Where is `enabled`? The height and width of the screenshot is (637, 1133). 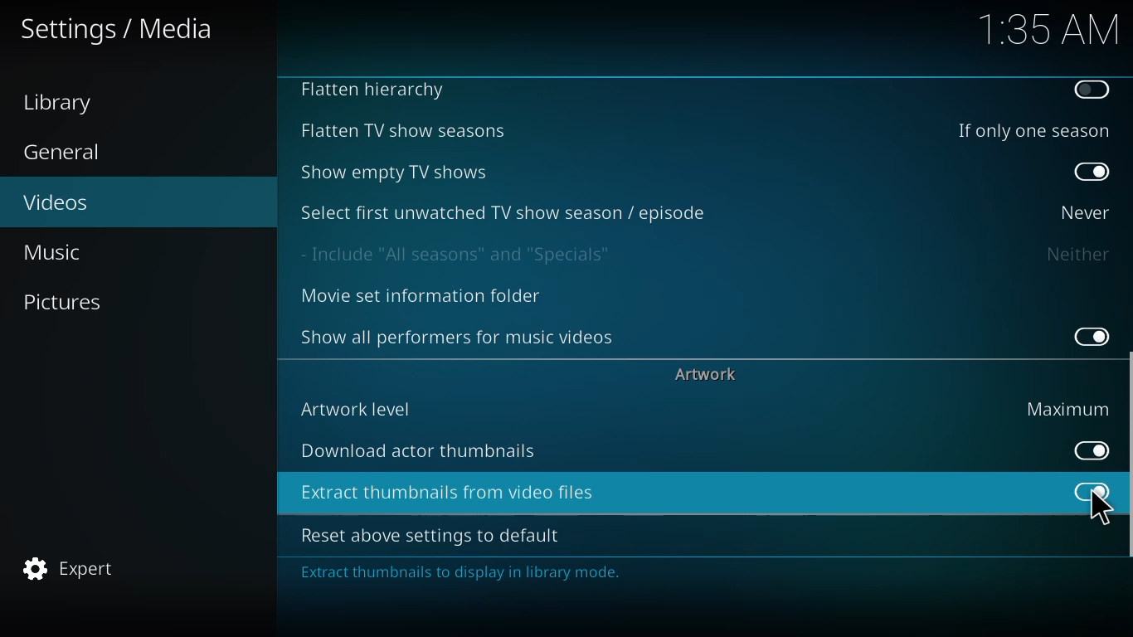
enabled is located at coordinates (1092, 173).